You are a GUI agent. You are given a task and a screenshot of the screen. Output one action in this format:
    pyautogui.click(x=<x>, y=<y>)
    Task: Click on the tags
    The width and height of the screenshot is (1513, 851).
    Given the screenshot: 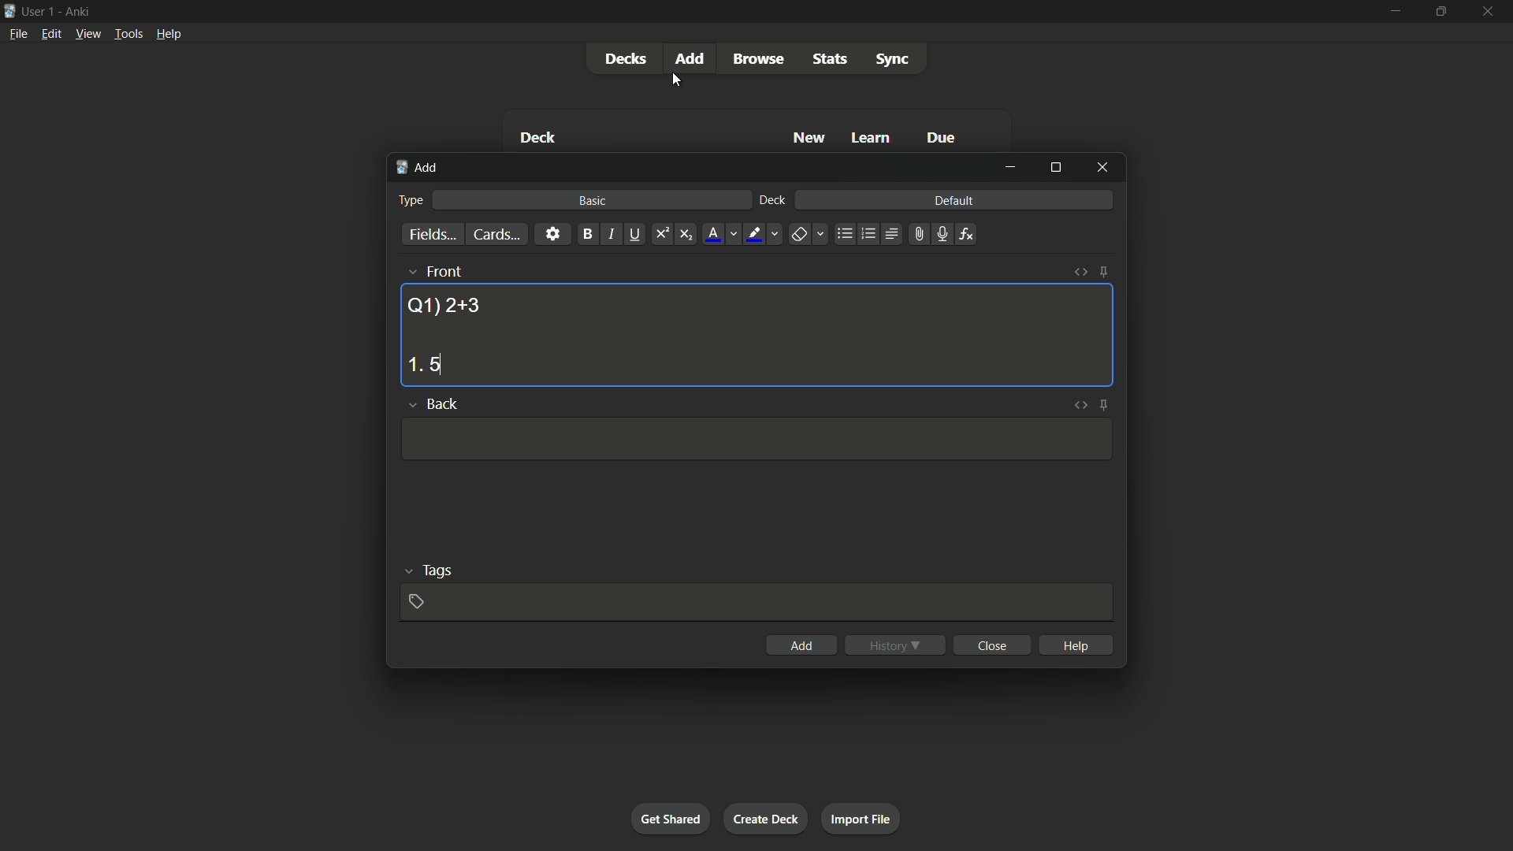 What is the action you would take?
    pyautogui.click(x=438, y=569)
    